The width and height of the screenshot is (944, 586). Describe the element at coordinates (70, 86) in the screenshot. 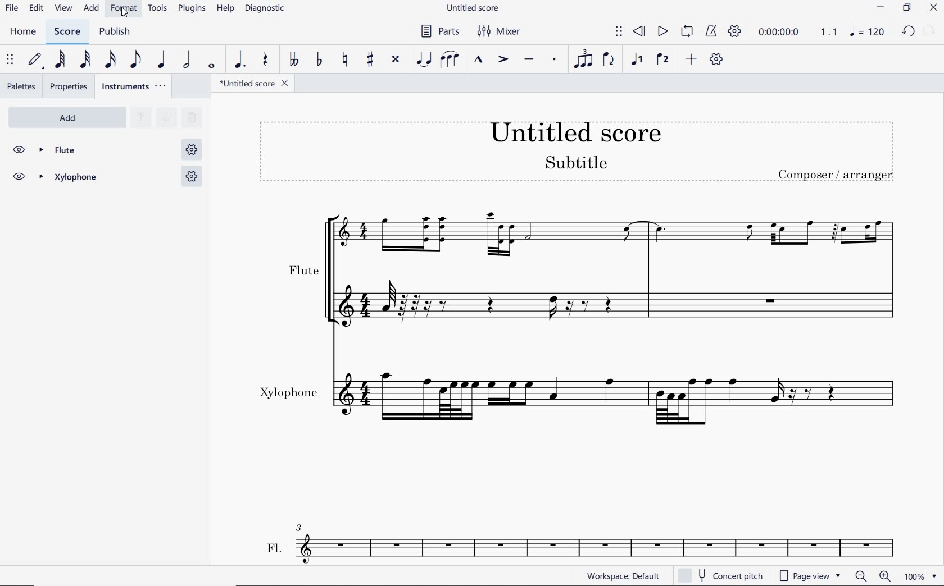

I see `PROPERTIES` at that location.